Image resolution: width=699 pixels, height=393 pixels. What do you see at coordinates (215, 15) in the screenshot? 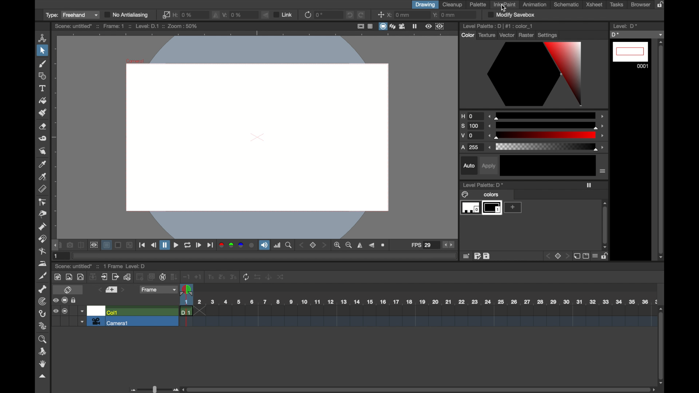
I see `flip vertically` at bounding box center [215, 15].